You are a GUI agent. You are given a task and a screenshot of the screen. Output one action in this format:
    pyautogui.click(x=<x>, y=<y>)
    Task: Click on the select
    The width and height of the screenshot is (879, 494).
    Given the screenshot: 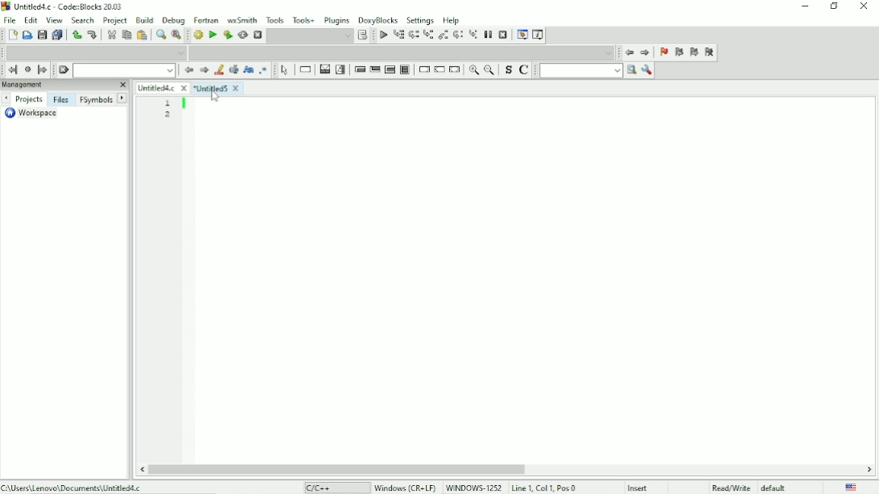 What is the action you would take?
    pyautogui.click(x=287, y=72)
    